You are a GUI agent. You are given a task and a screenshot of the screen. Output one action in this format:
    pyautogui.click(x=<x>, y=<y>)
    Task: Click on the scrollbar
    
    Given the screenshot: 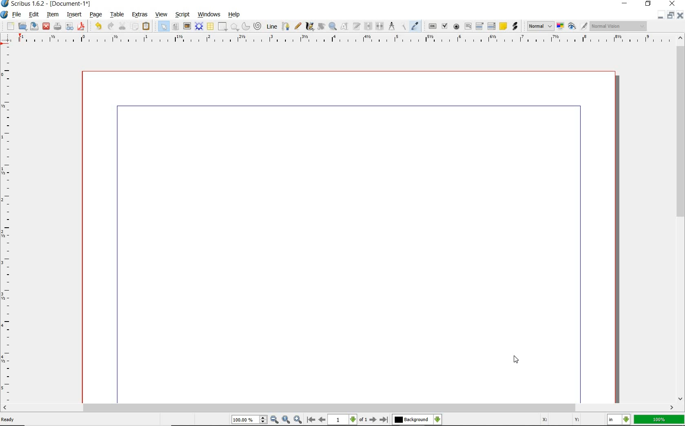 What is the action you would take?
    pyautogui.click(x=681, y=218)
    